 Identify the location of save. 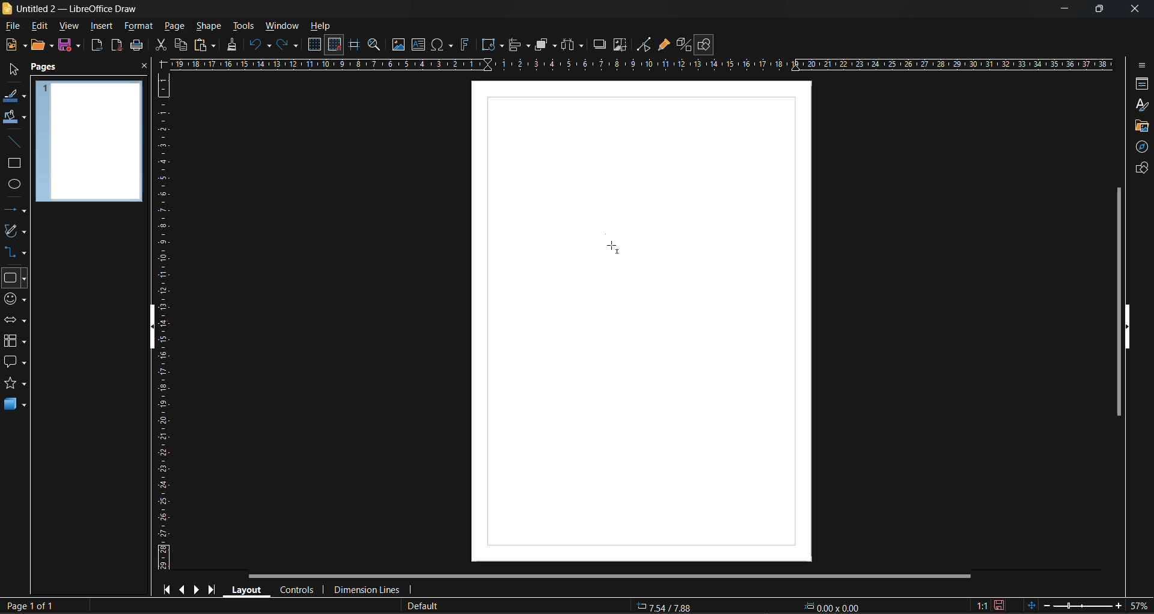
(137, 45).